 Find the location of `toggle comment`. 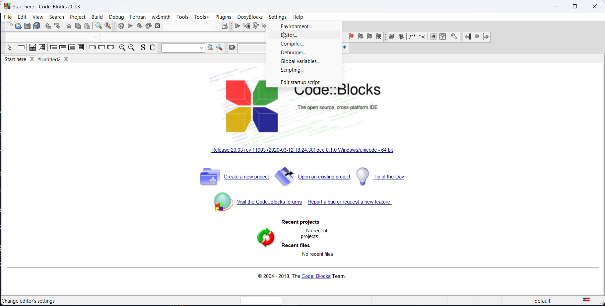

toggle comment is located at coordinates (153, 49).